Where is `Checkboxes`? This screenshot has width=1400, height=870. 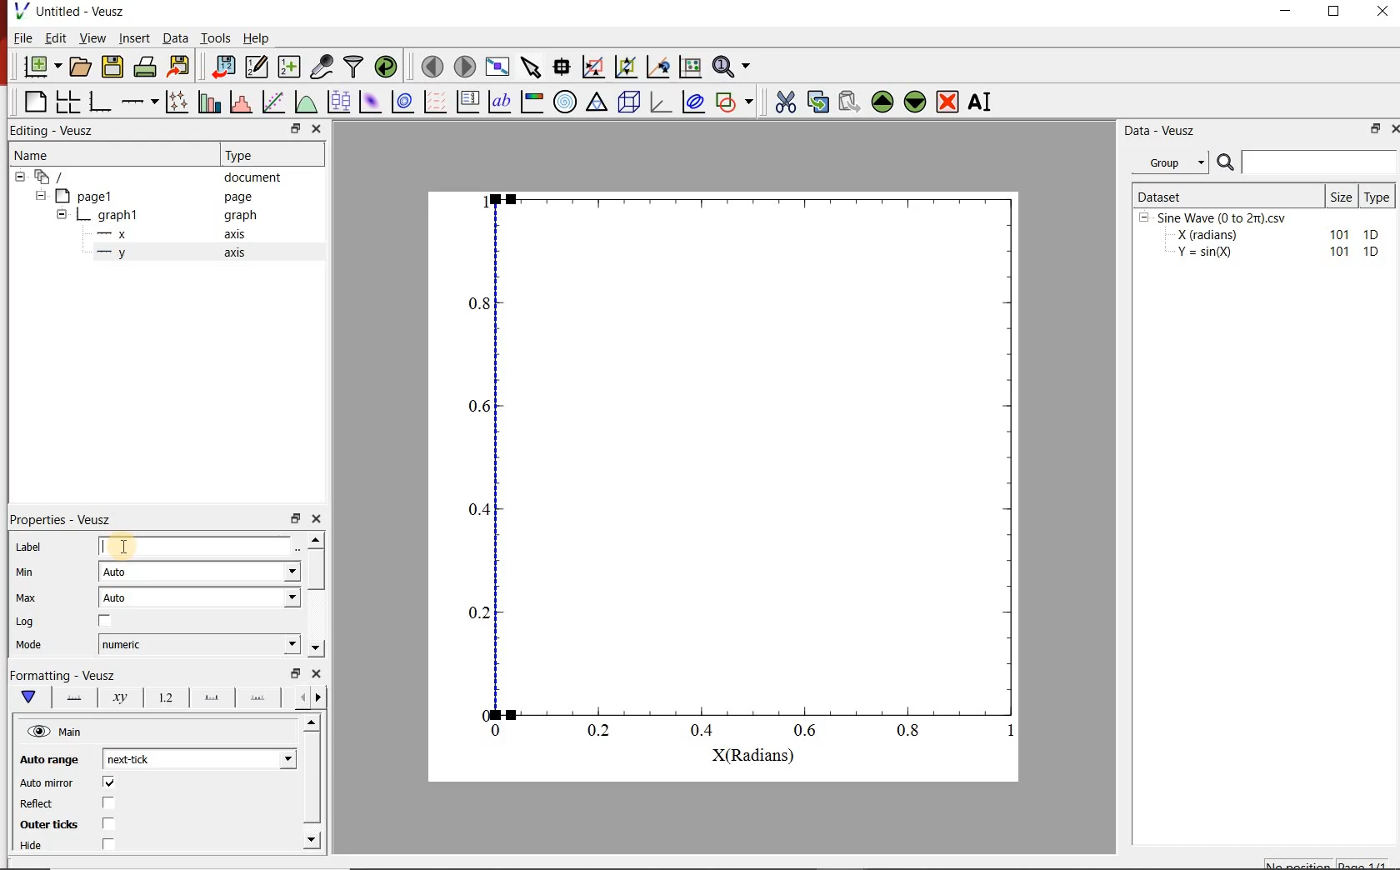 Checkboxes is located at coordinates (105, 814).